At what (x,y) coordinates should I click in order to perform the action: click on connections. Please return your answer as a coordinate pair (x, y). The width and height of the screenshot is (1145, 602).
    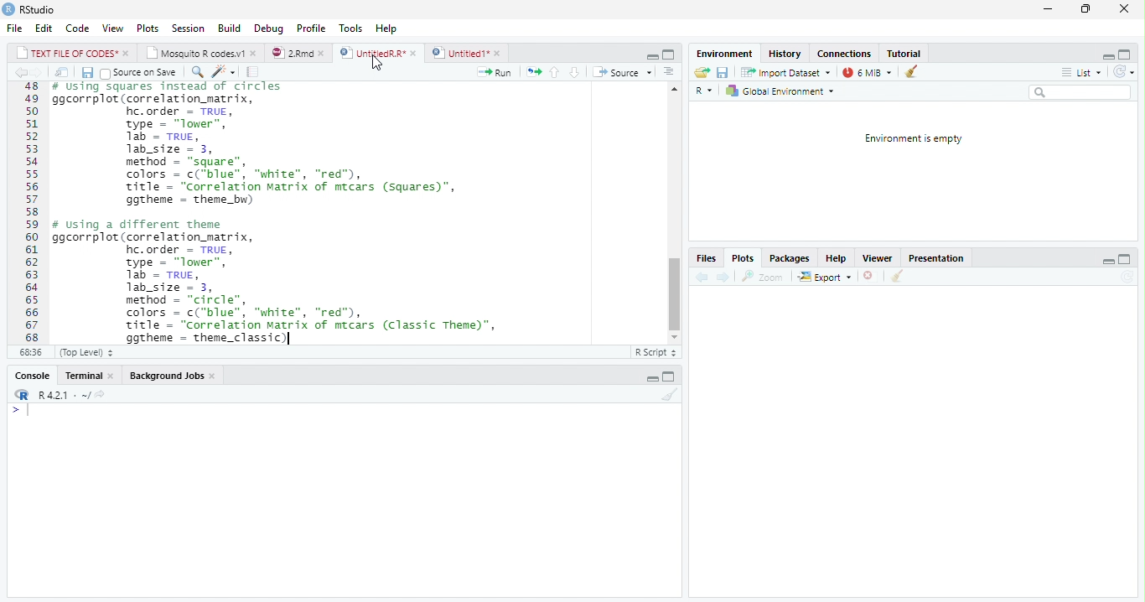
    Looking at the image, I should click on (846, 54).